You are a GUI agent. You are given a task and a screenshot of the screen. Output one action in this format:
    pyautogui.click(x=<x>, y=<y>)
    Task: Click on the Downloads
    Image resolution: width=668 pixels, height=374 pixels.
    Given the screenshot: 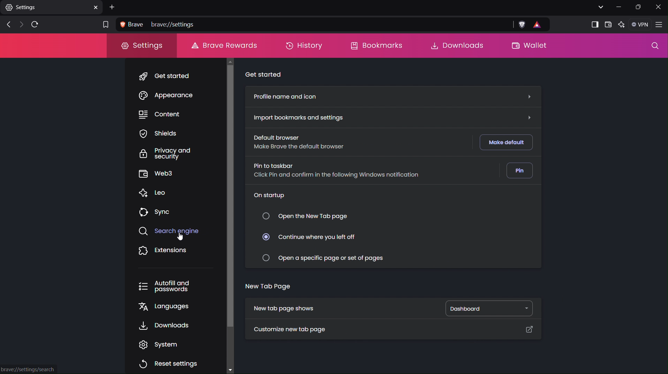 What is the action you would take?
    pyautogui.click(x=454, y=45)
    